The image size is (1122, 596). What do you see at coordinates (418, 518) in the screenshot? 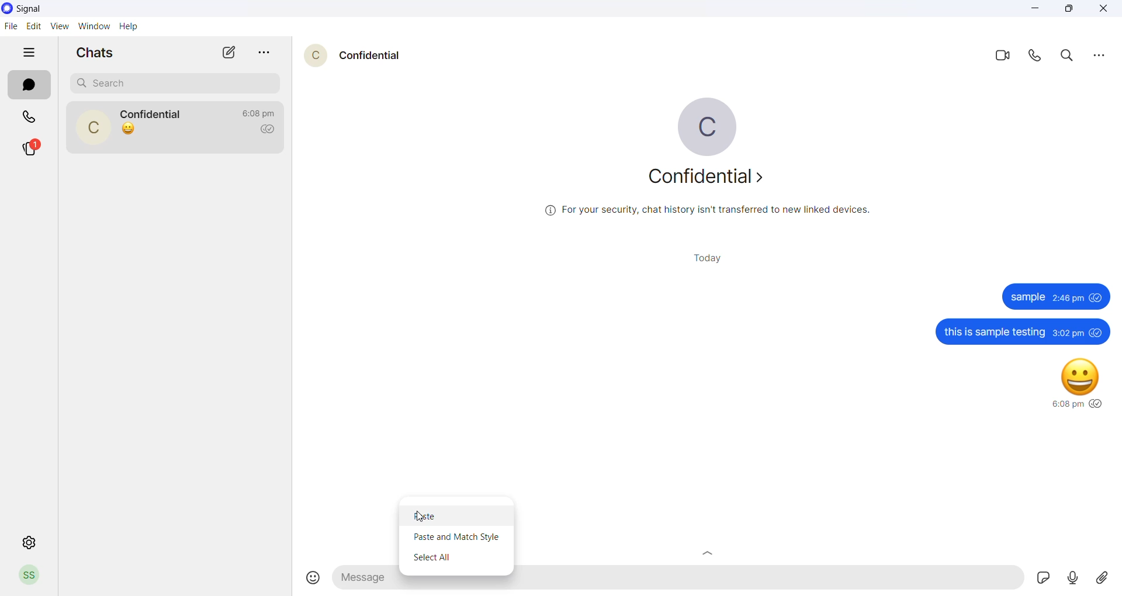
I see `cursor` at bounding box center [418, 518].